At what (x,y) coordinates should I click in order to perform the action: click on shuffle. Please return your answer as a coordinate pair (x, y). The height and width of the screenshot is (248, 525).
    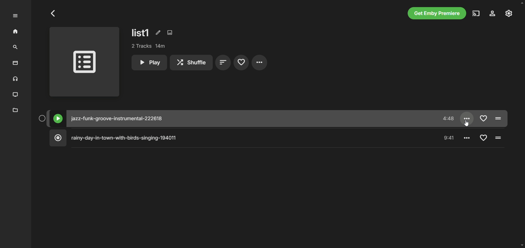
    Looking at the image, I should click on (191, 62).